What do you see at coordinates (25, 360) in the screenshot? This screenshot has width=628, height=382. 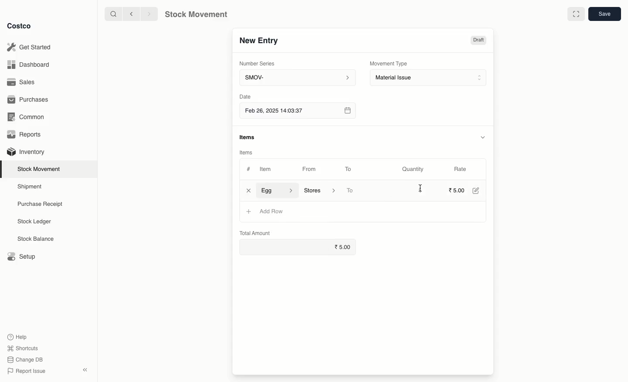 I see `Change DB` at bounding box center [25, 360].